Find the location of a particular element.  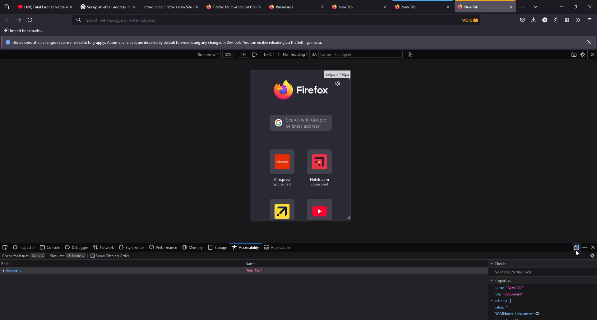

simulate is located at coordinates (57, 255).